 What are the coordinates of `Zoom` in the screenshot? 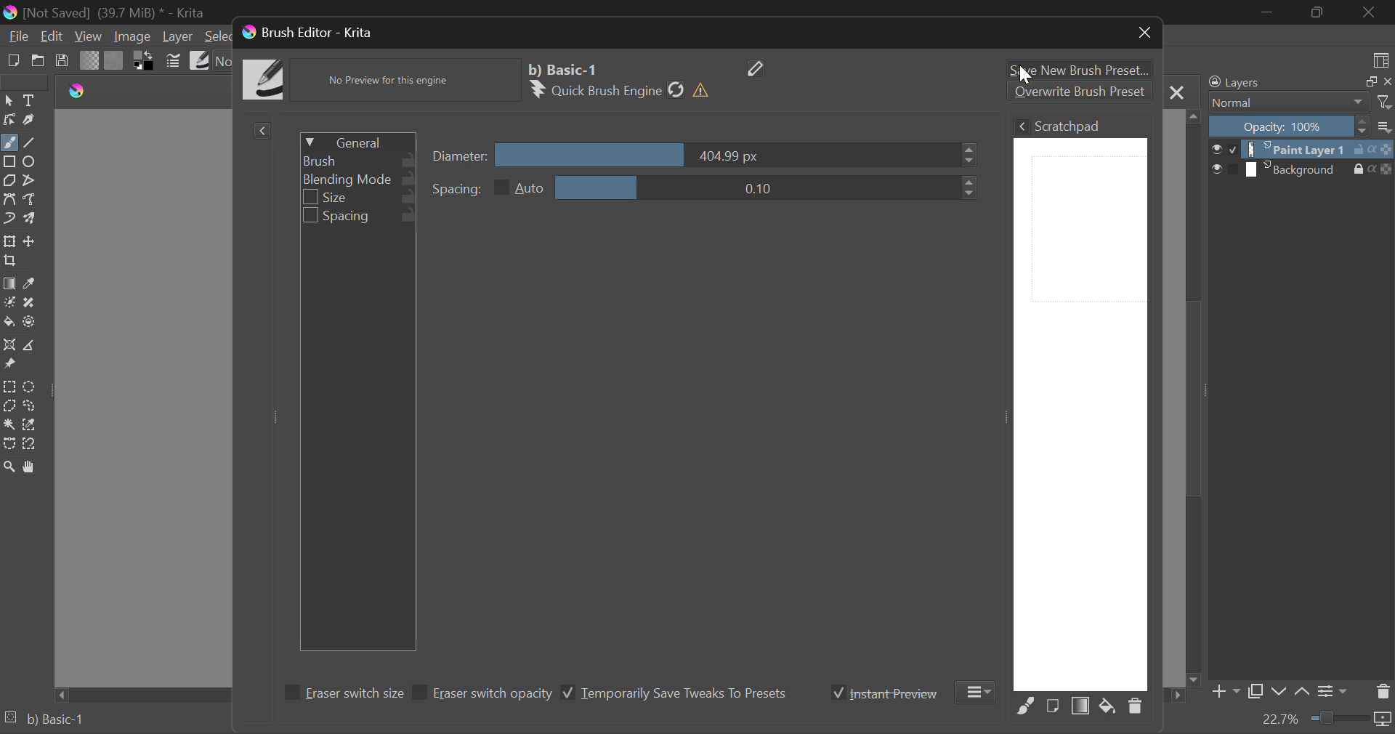 It's located at (9, 466).